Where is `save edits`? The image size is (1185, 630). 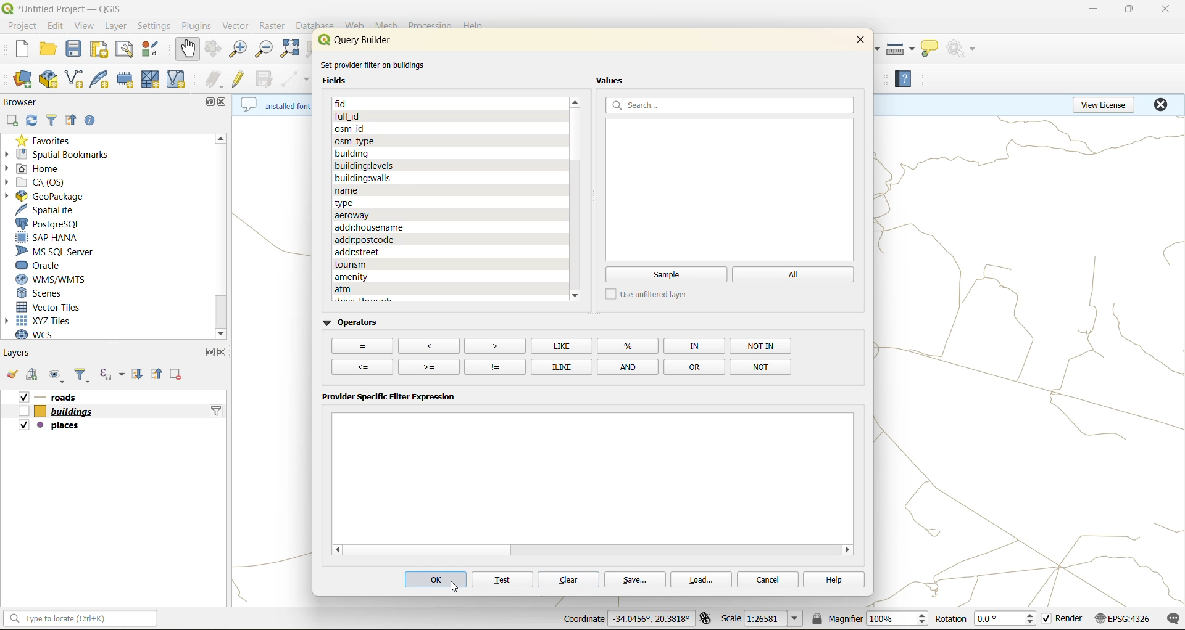 save edits is located at coordinates (265, 80).